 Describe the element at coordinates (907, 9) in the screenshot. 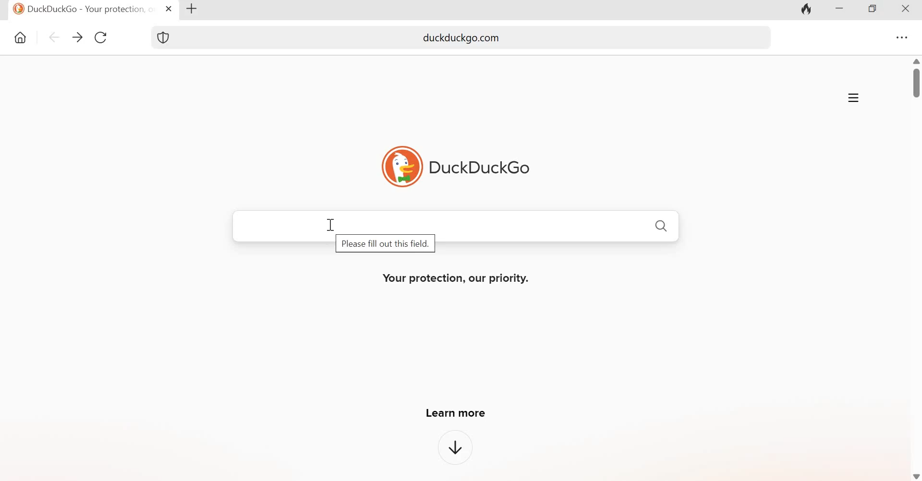

I see `Close` at that location.